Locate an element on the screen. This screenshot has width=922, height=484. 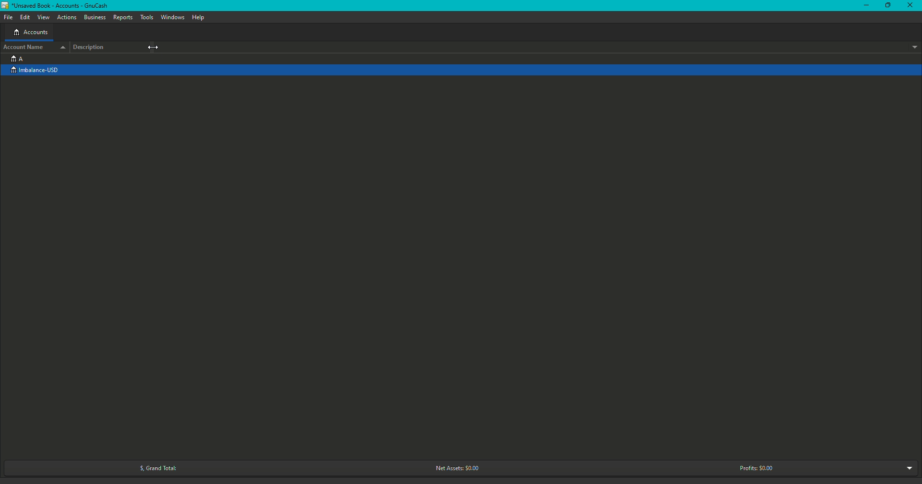
Reports is located at coordinates (123, 17).